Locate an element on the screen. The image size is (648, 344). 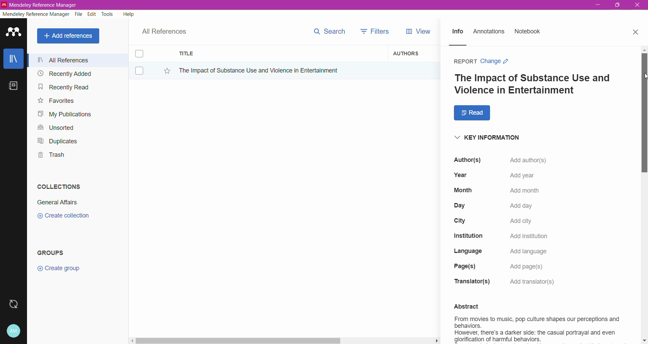
CLOSE SIDEBAR is located at coordinates (636, 32).